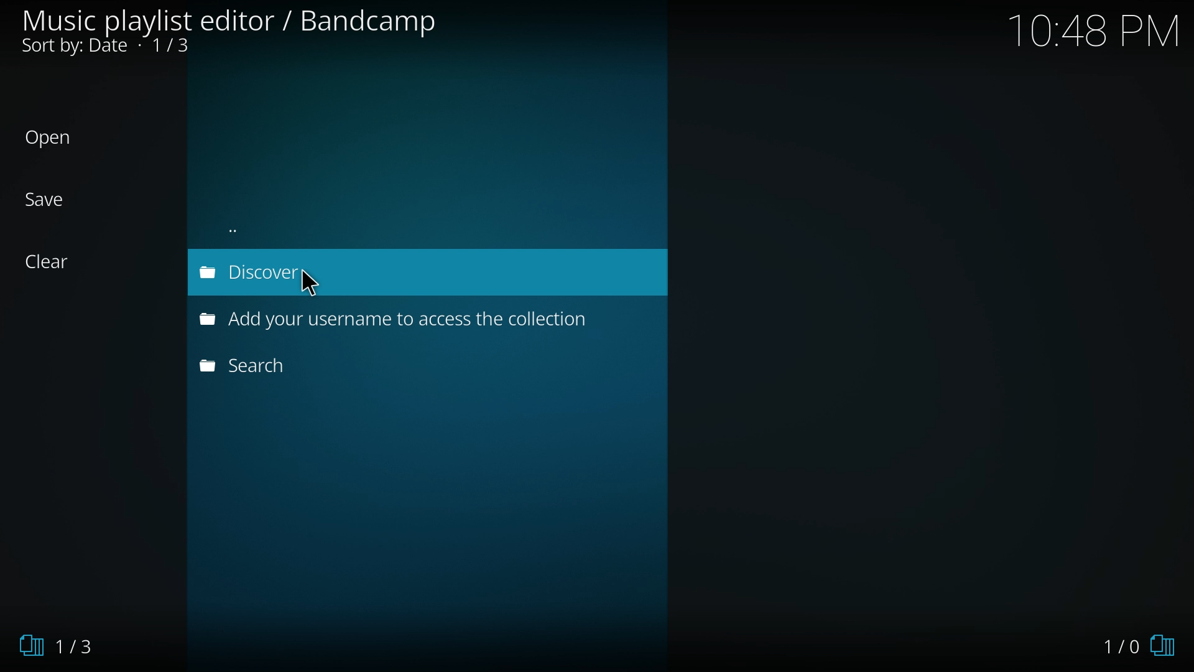 The width and height of the screenshot is (1194, 672). I want to click on discover, so click(248, 273).